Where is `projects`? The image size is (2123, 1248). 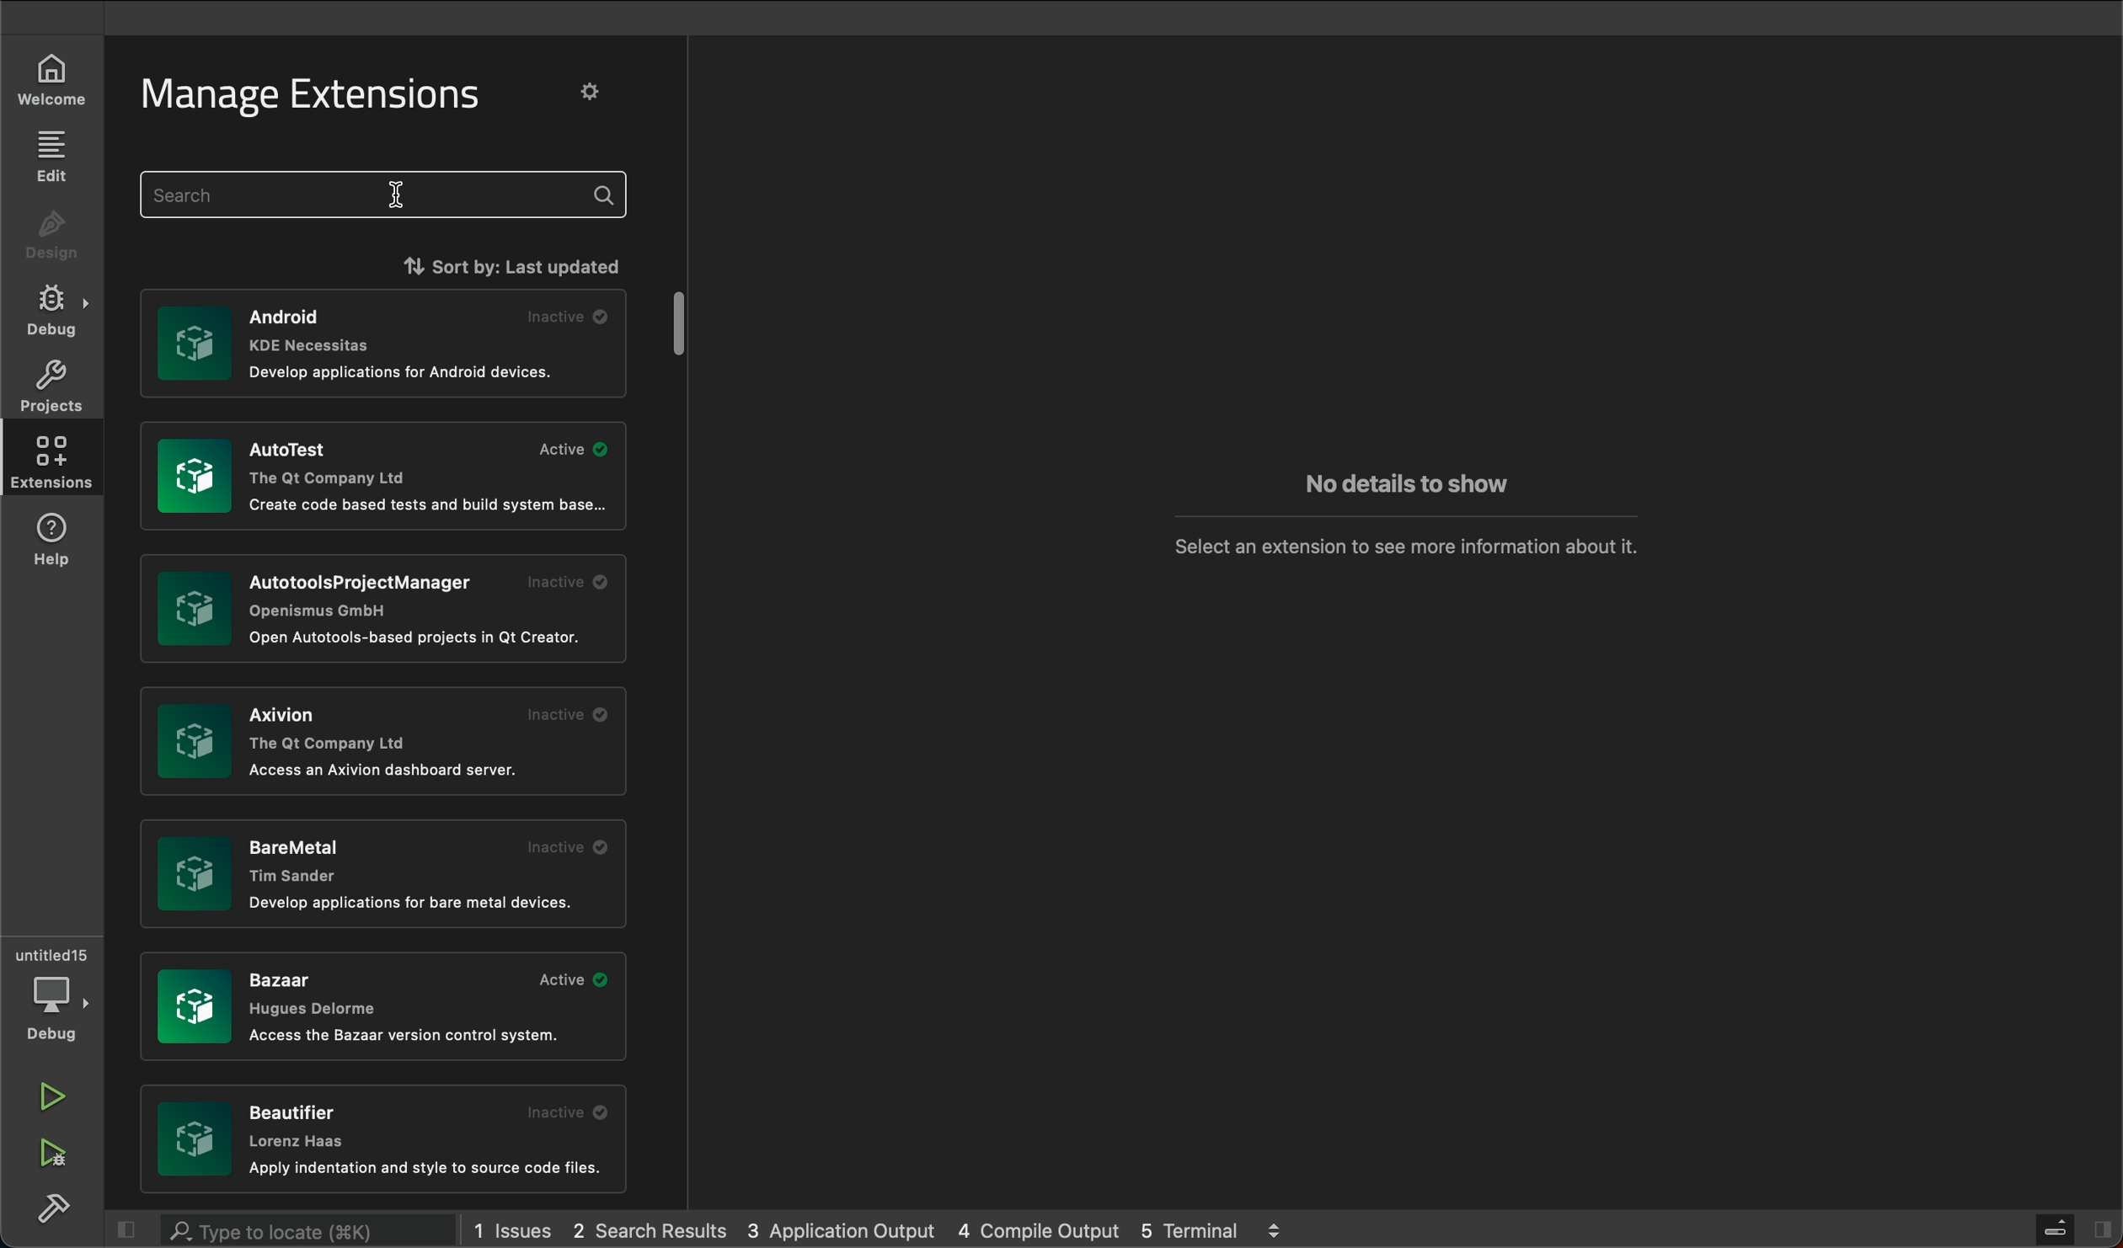
projects is located at coordinates (48, 384).